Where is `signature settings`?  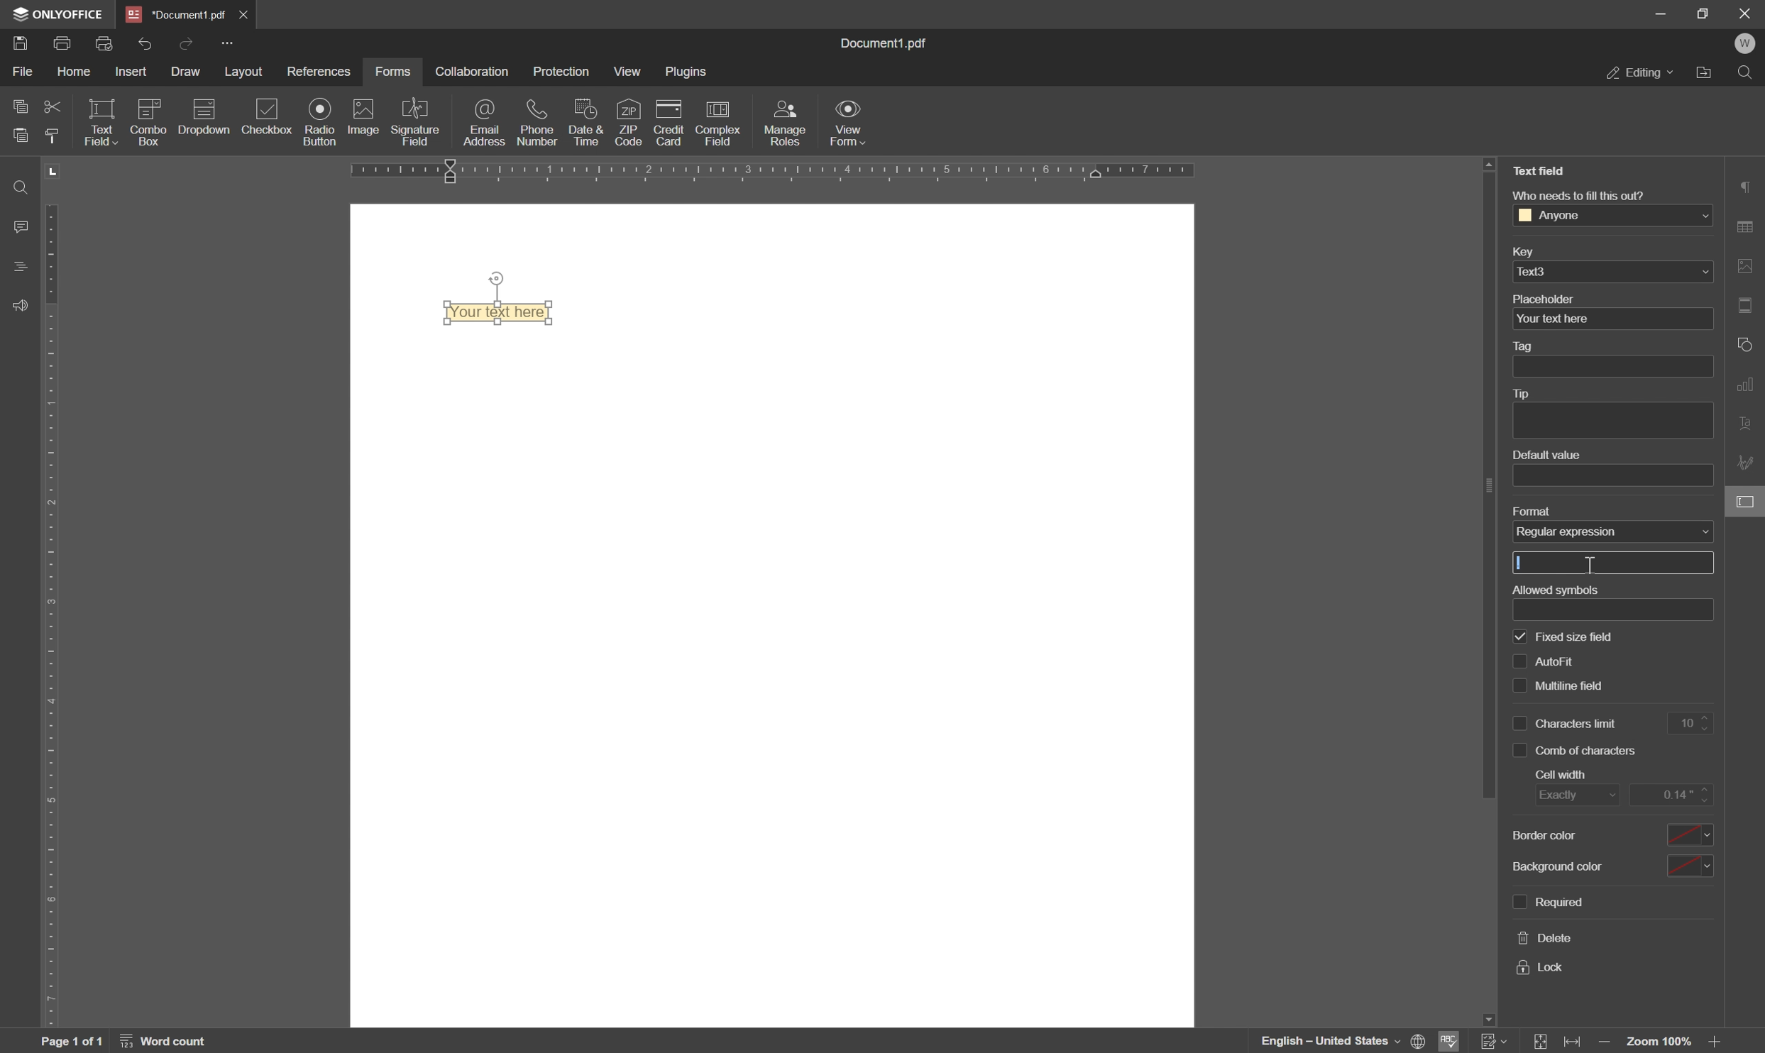 signature settings is located at coordinates (1747, 463).